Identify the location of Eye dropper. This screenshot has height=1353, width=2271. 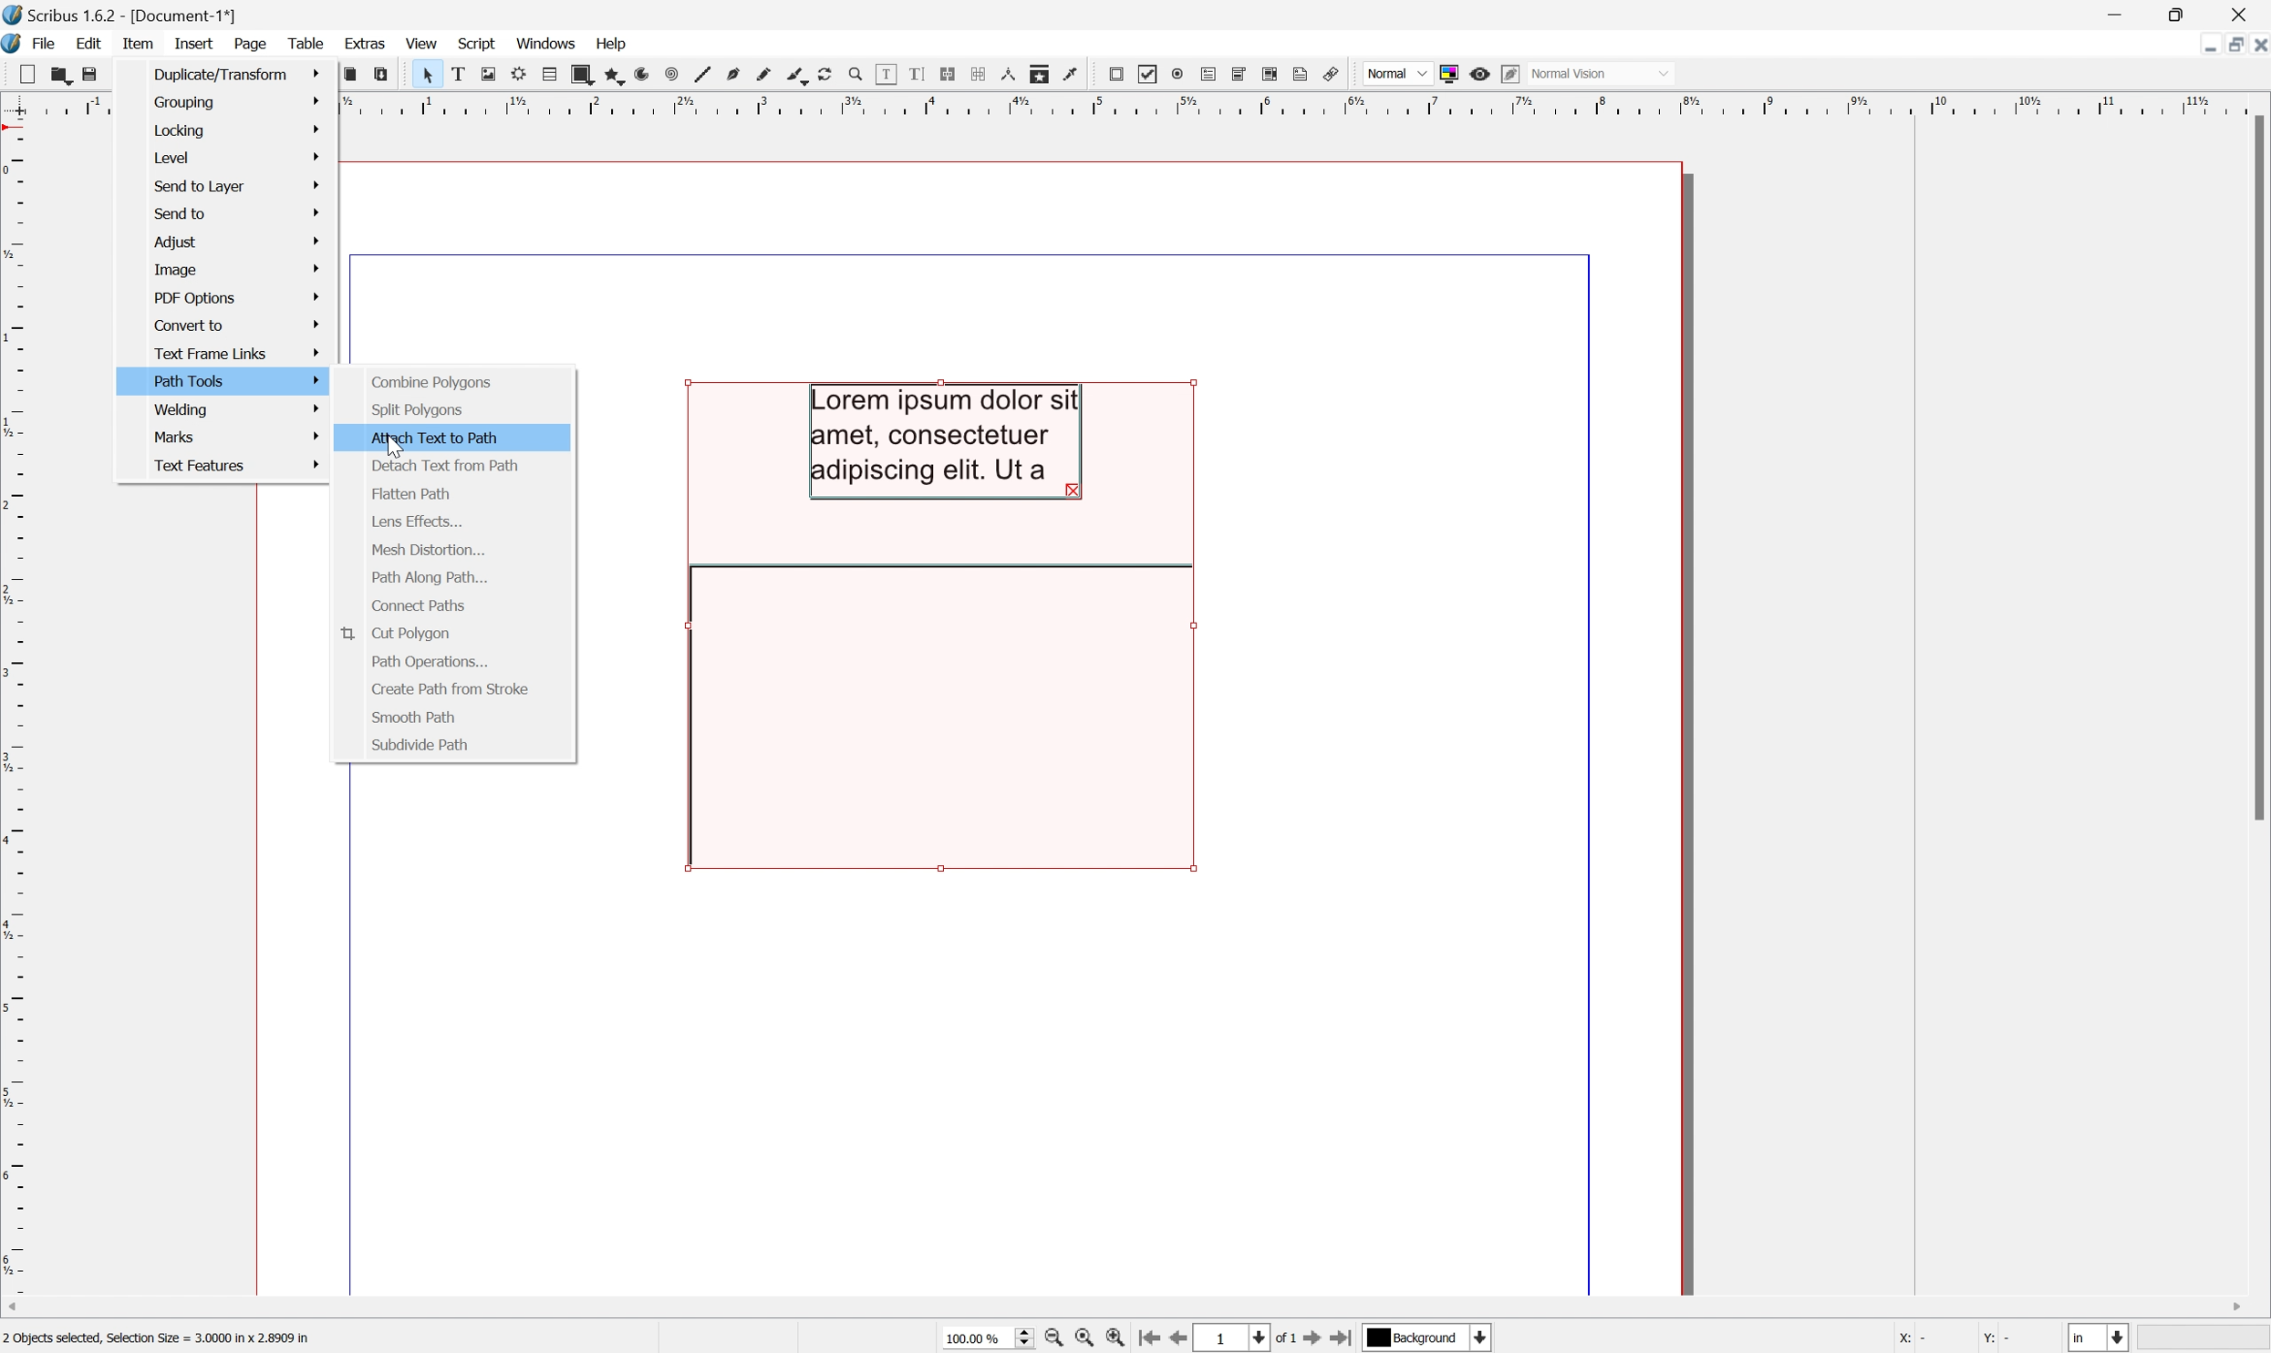
(1073, 74).